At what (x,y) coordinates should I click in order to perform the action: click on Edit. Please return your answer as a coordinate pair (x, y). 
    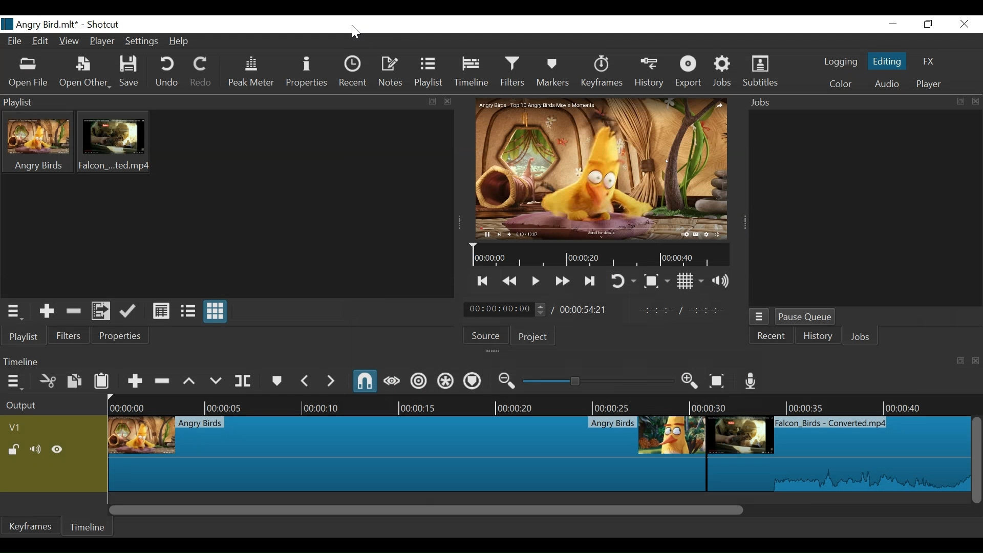
    Looking at the image, I should click on (41, 41).